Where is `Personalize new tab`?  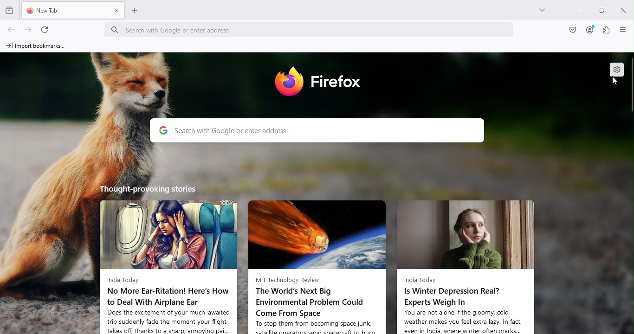
Personalize new tab is located at coordinates (616, 68).